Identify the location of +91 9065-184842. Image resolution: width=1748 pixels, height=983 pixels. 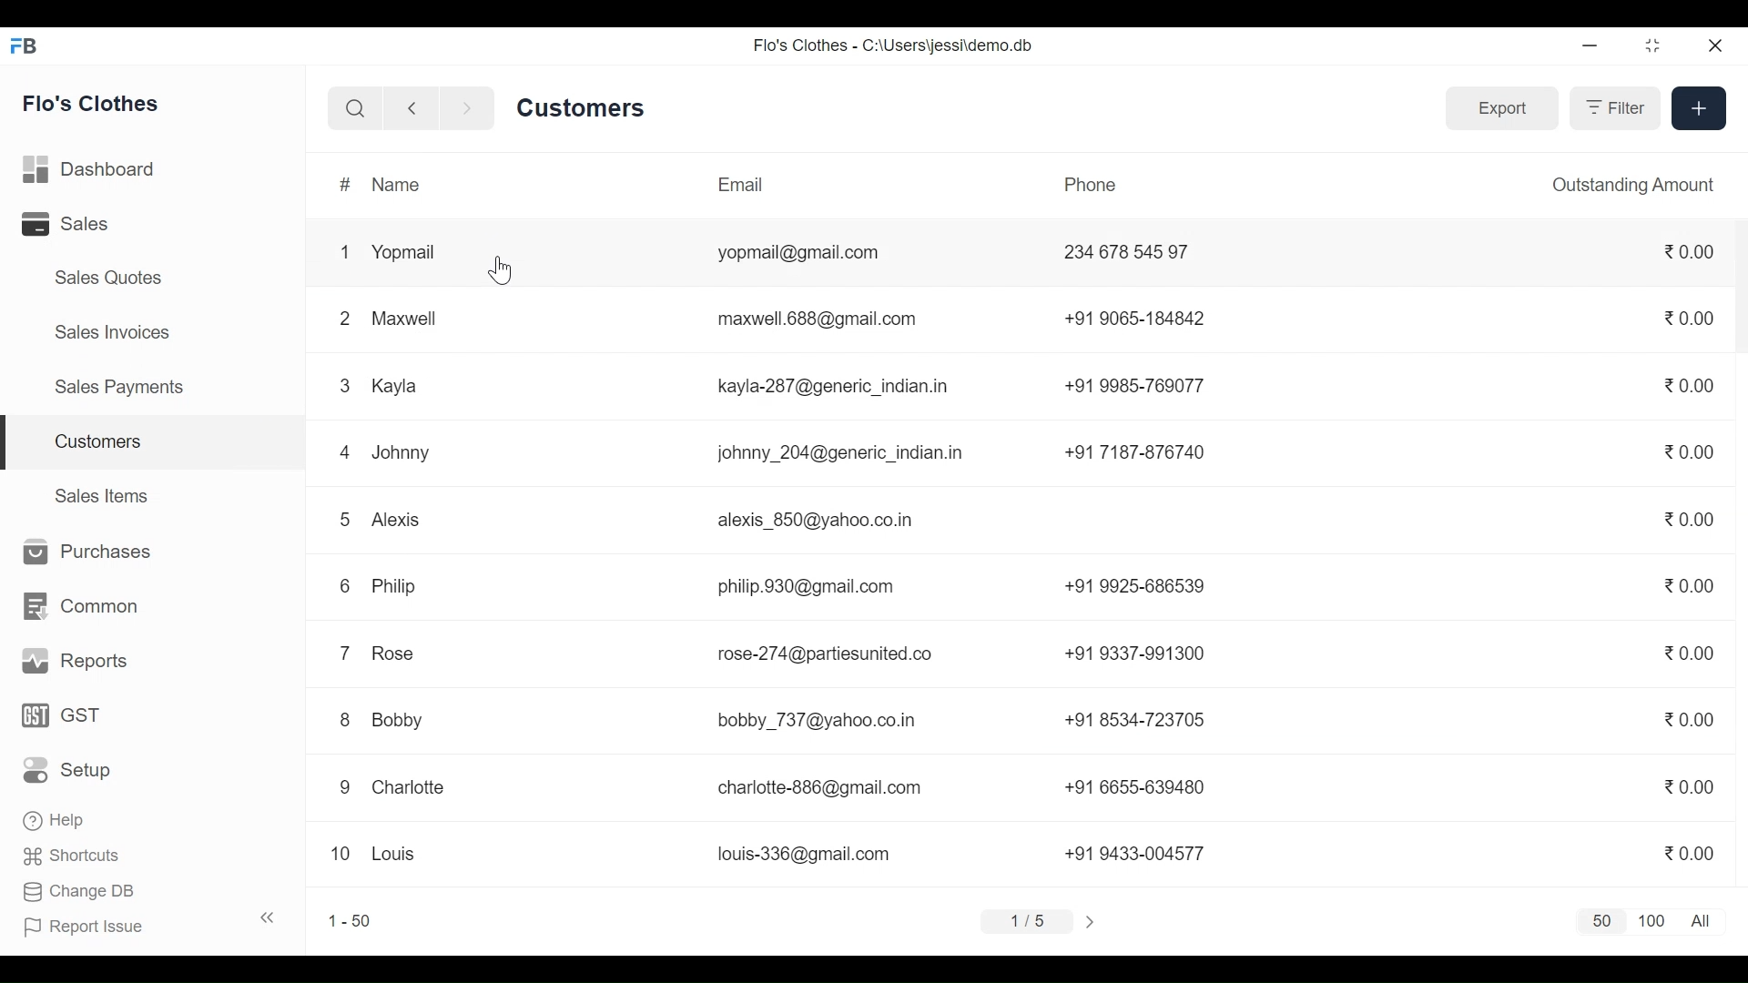
(1134, 319).